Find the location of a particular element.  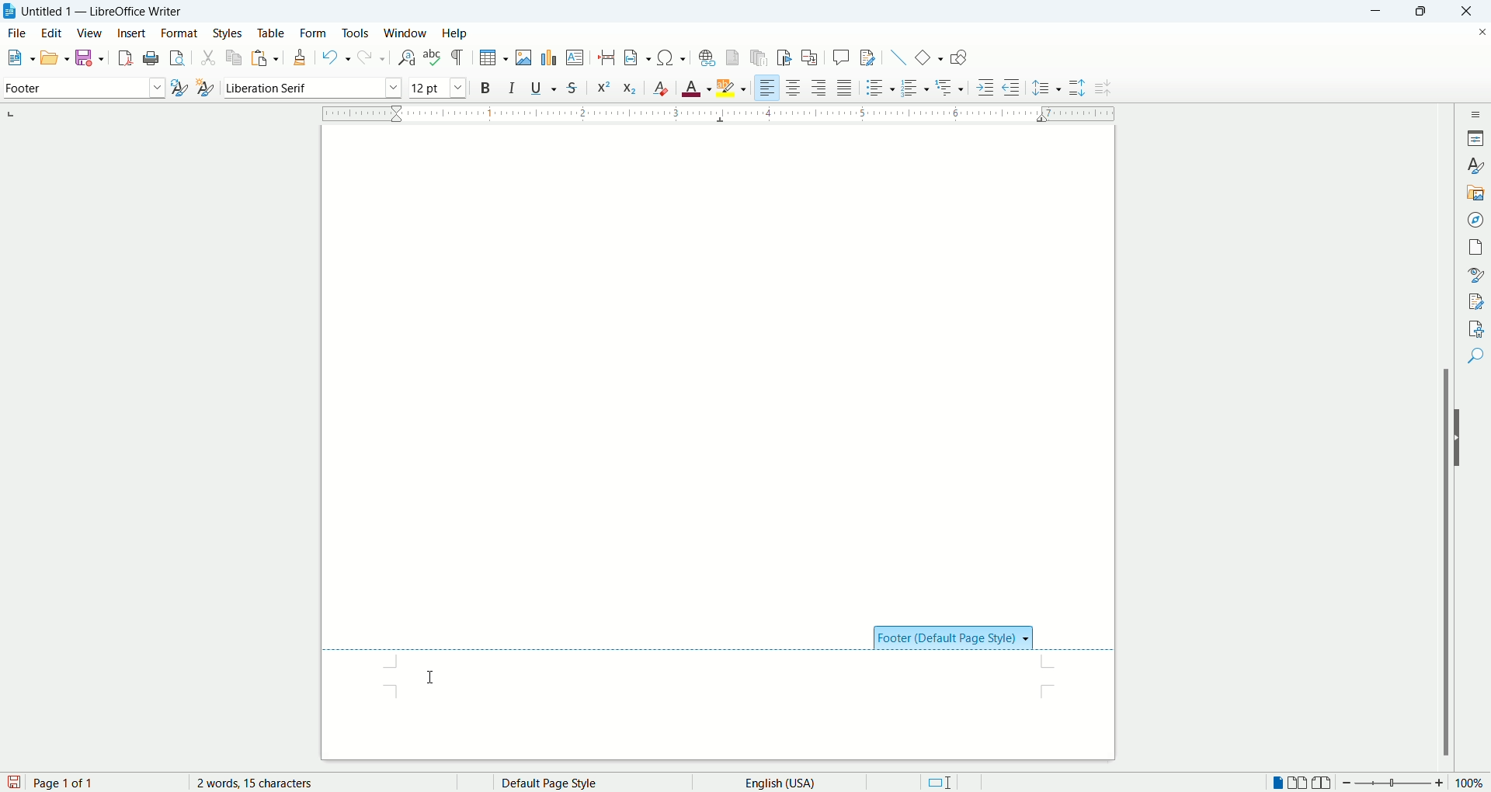

save is located at coordinates (92, 57).